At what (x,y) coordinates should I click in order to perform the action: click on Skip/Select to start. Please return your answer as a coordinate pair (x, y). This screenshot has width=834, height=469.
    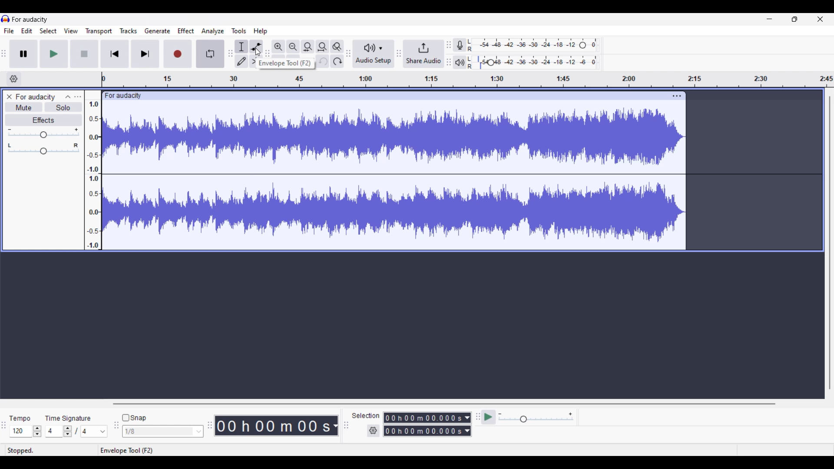
    Looking at the image, I should click on (115, 53).